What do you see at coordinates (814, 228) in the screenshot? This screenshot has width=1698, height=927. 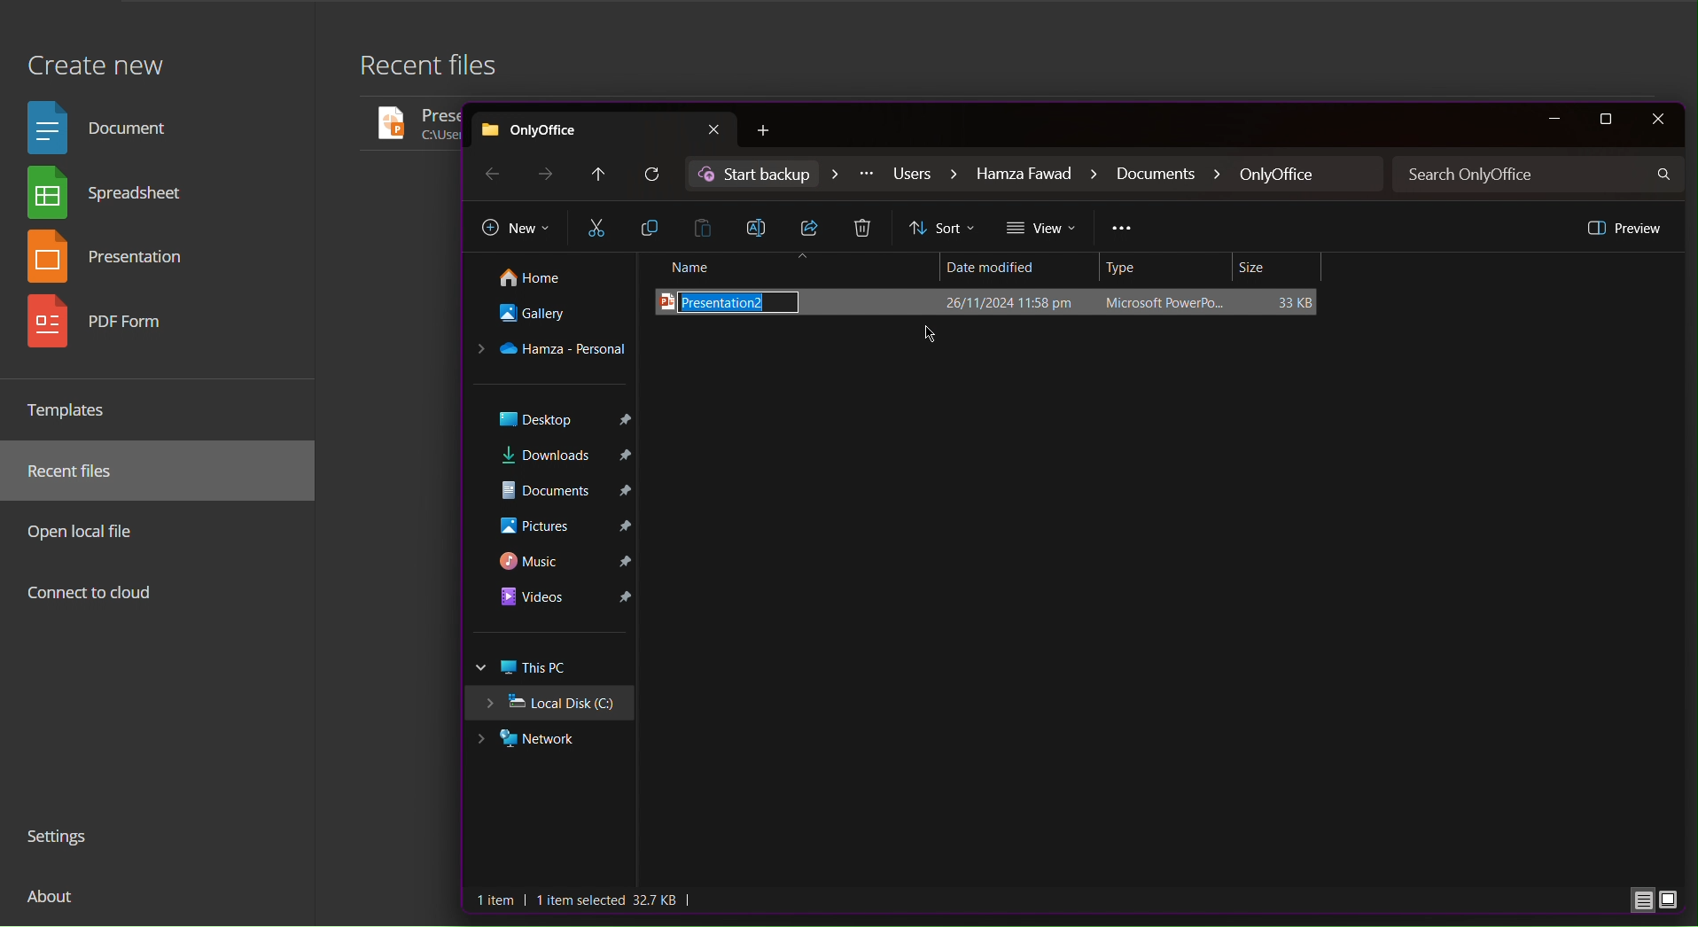 I see `Share` at bounding box center [814, 228].